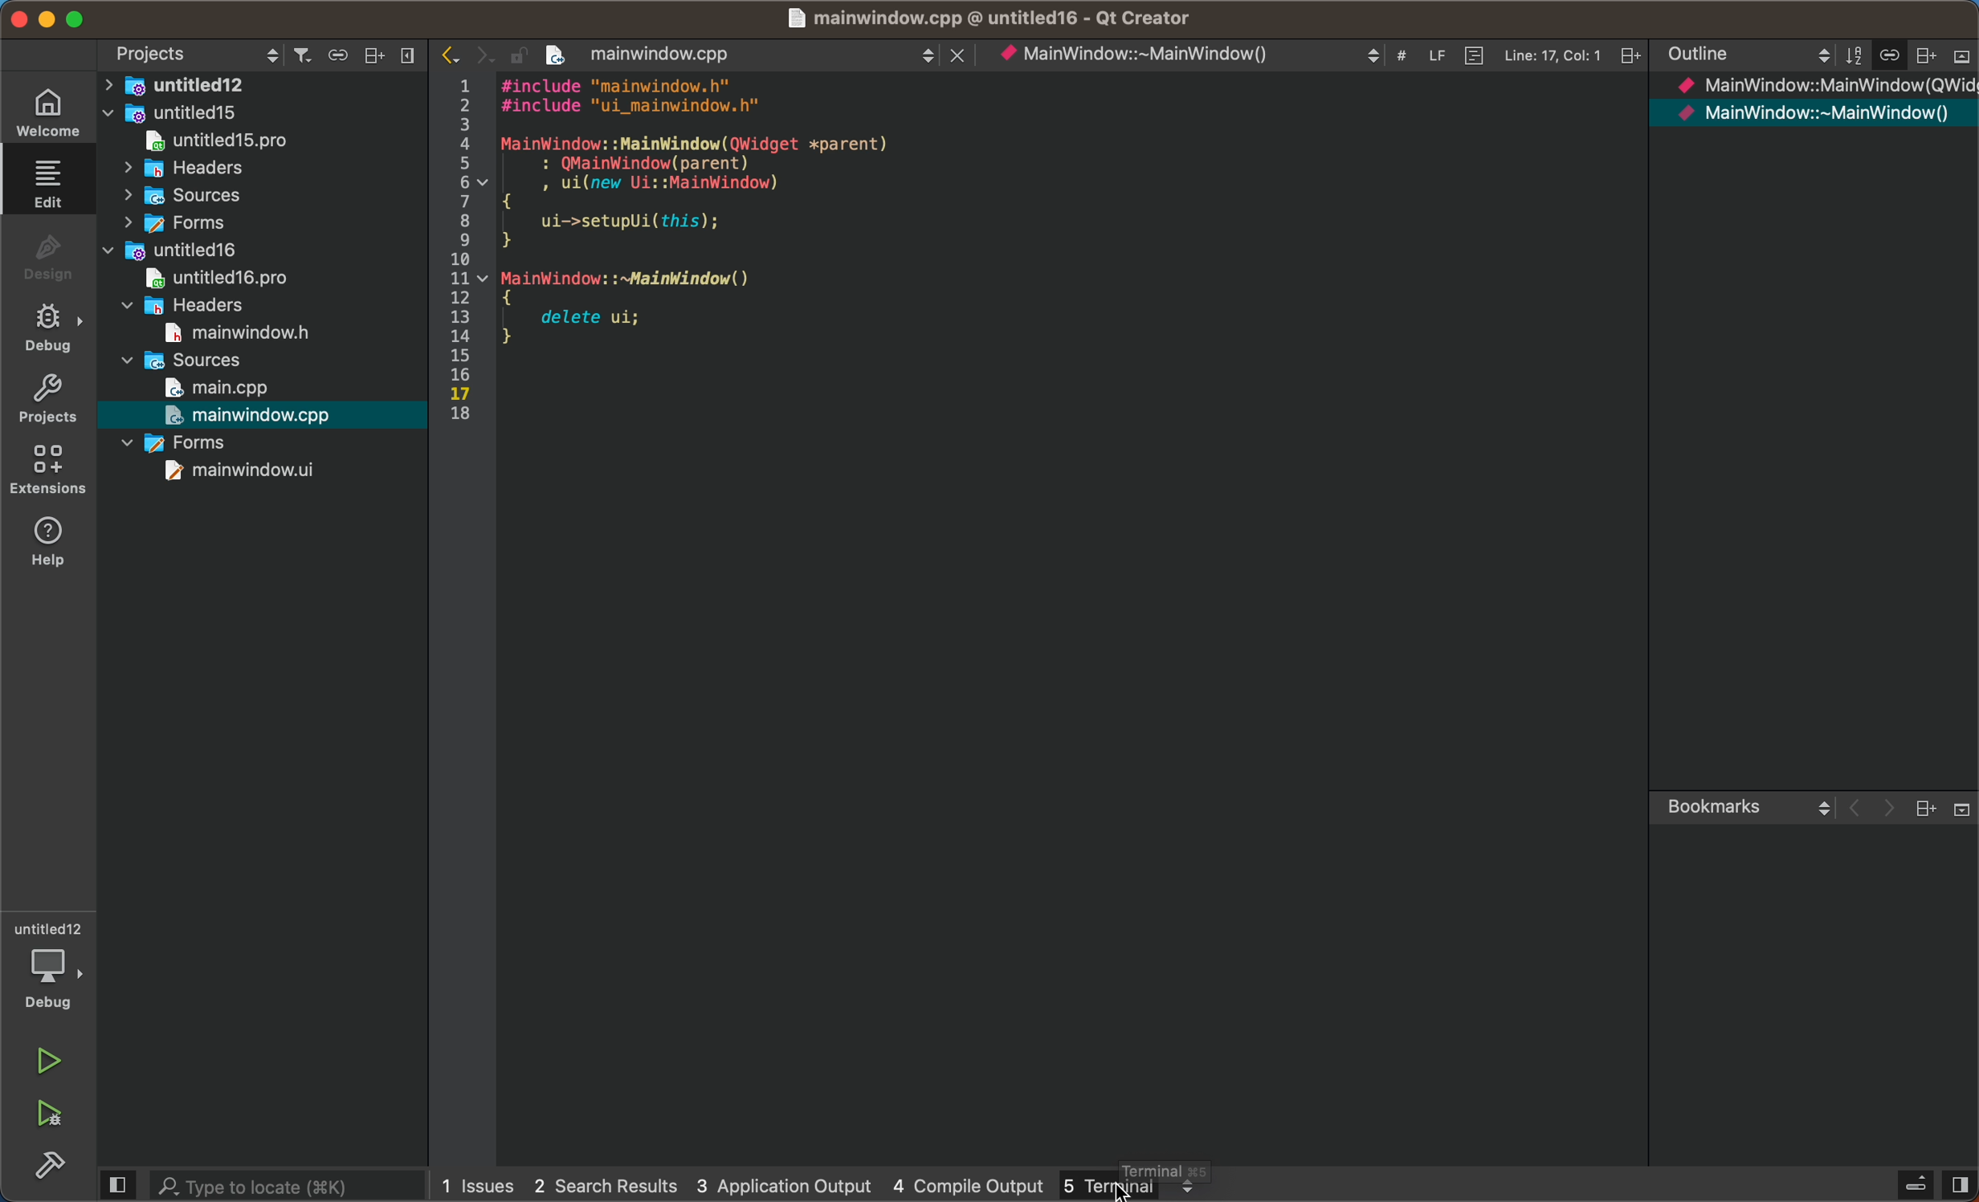  What do you see at coordinates (50, 401) in the screenshot?
I see `projects` at bounding box center [50, 401].